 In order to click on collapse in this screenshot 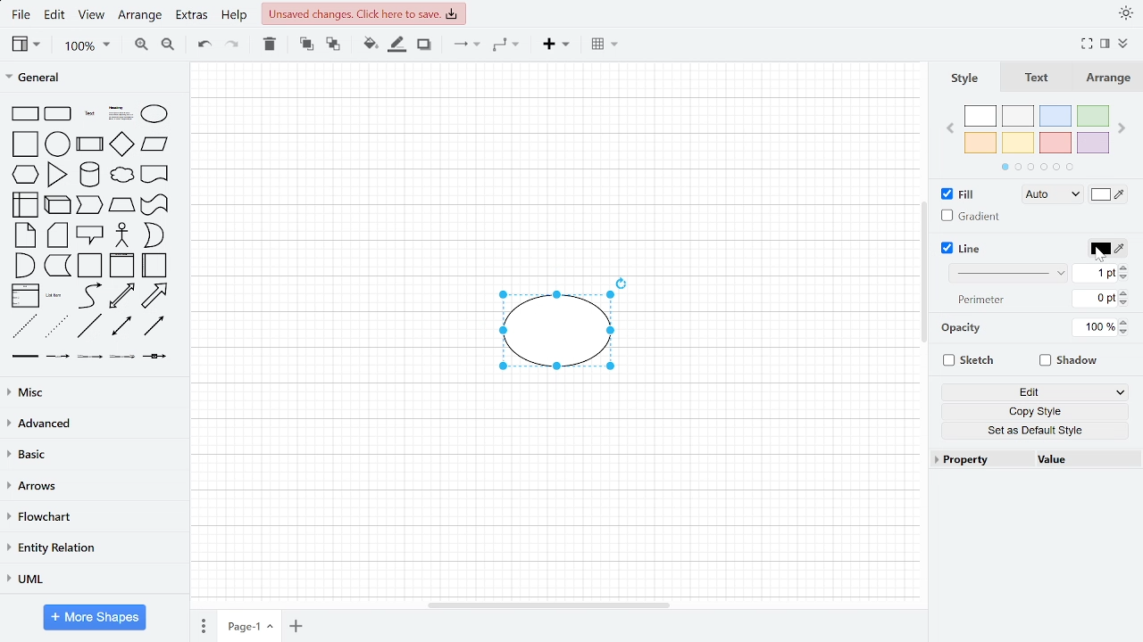, I will do `click(1123, 44)`.